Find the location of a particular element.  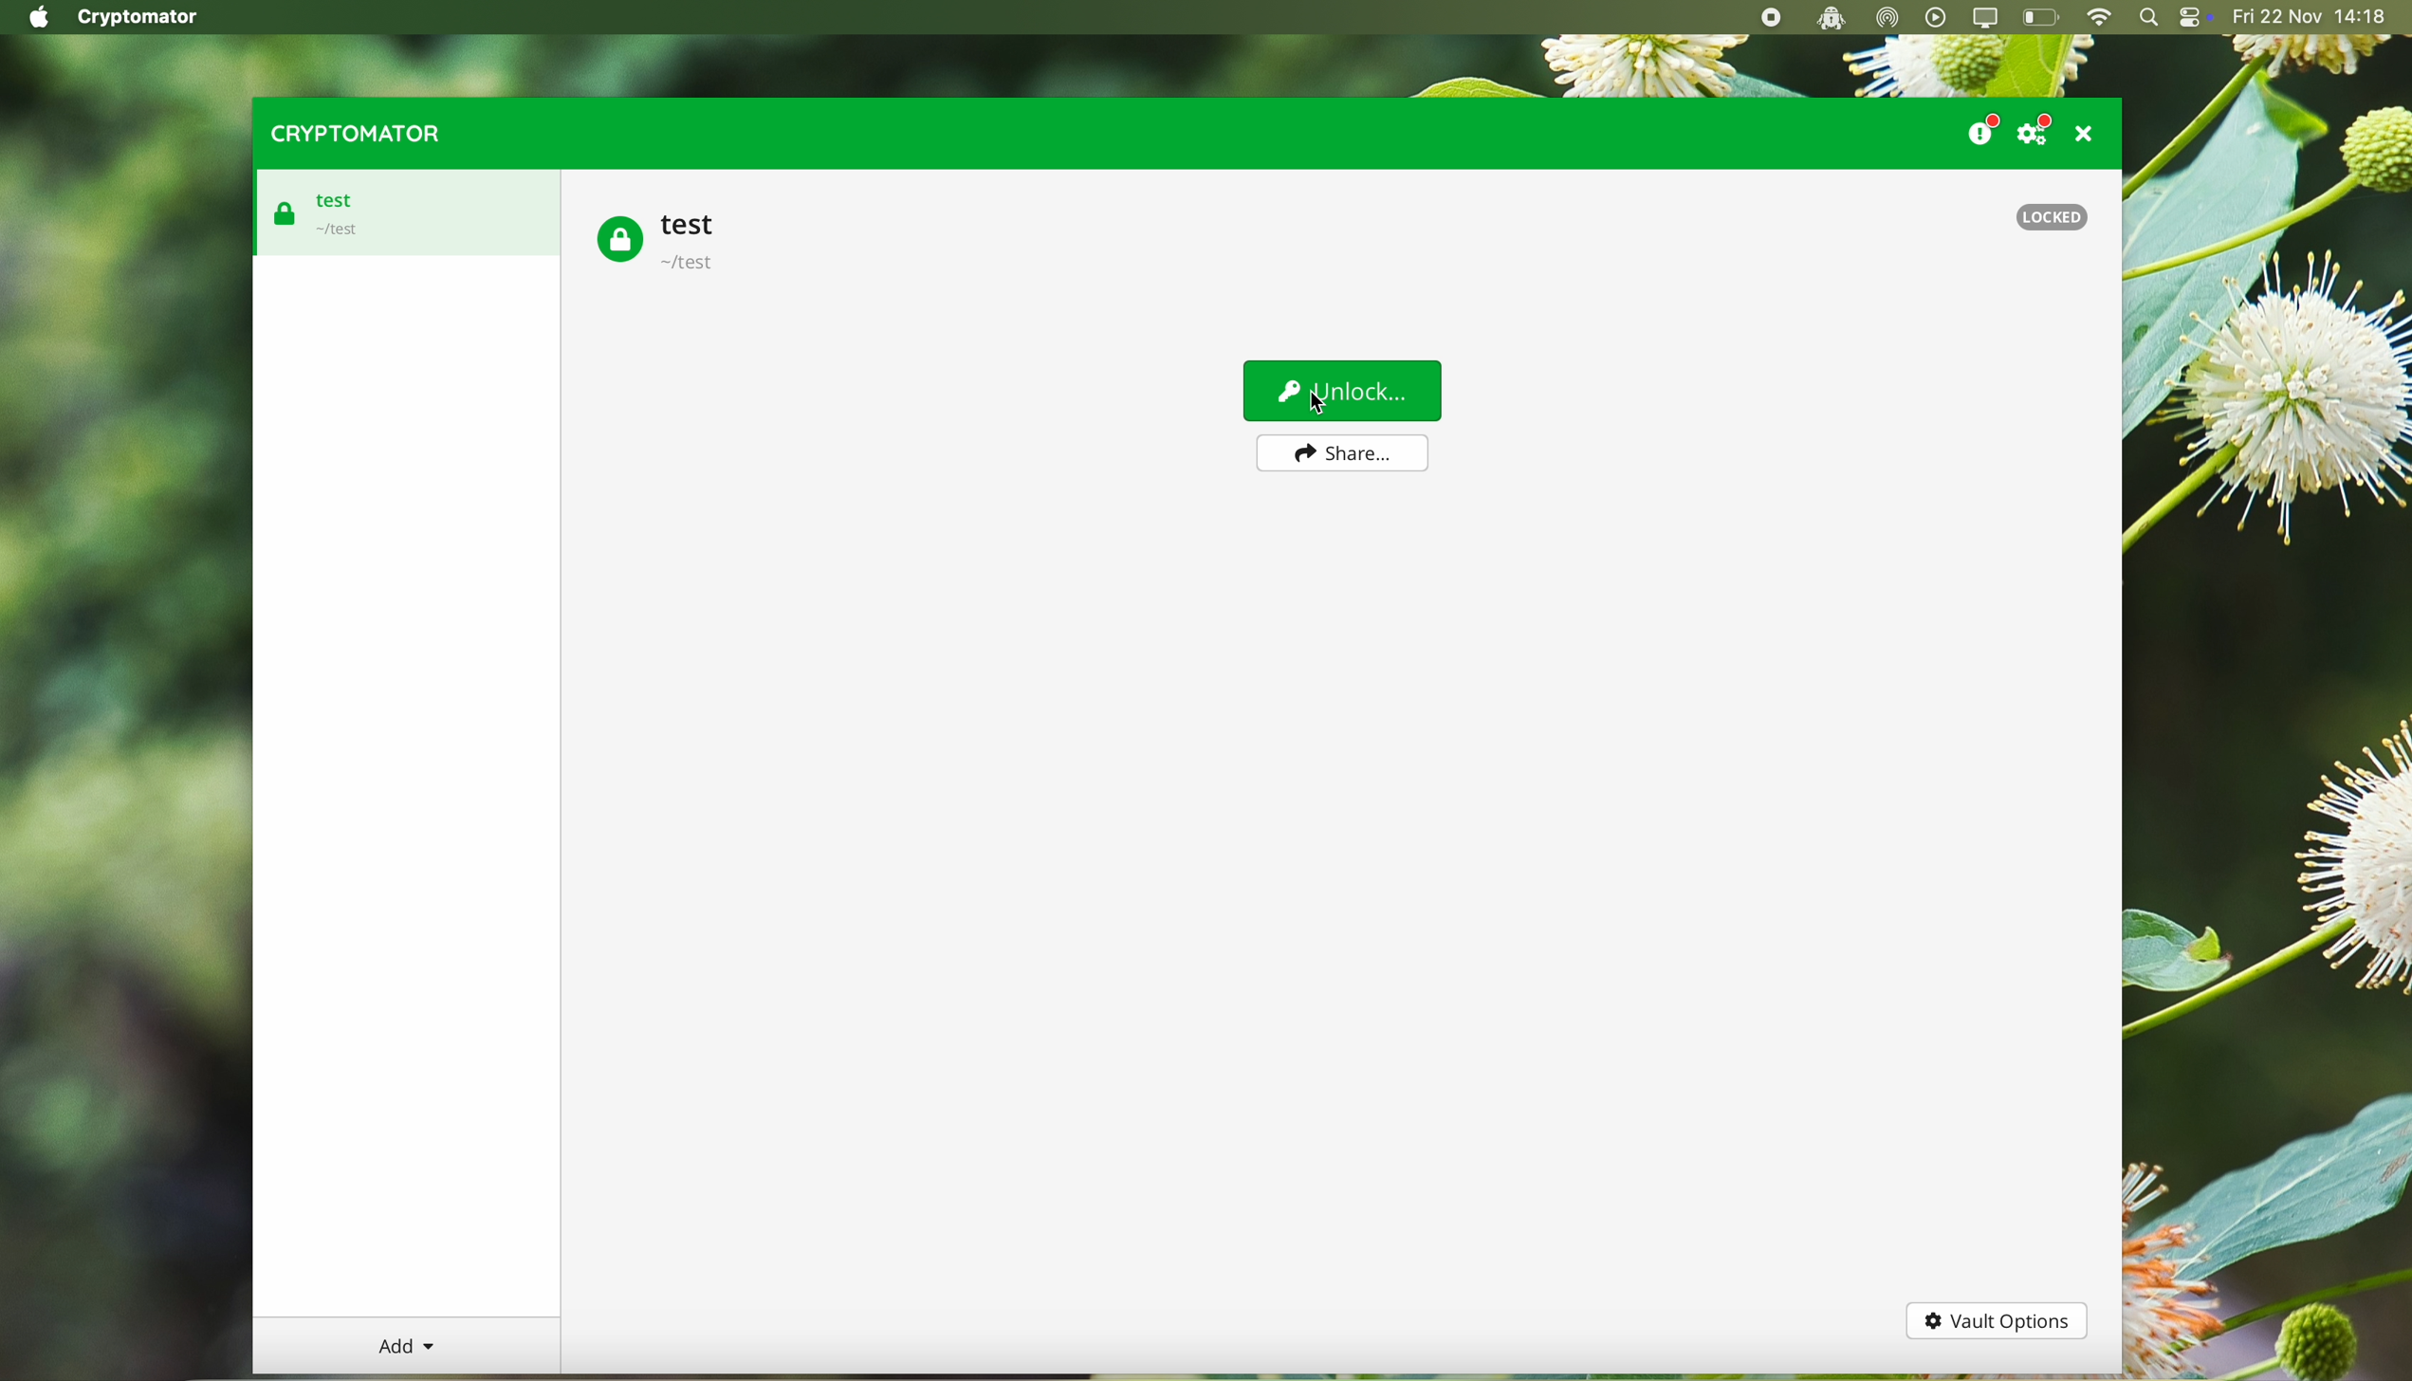

donate is located at coordinates (1980, 126).